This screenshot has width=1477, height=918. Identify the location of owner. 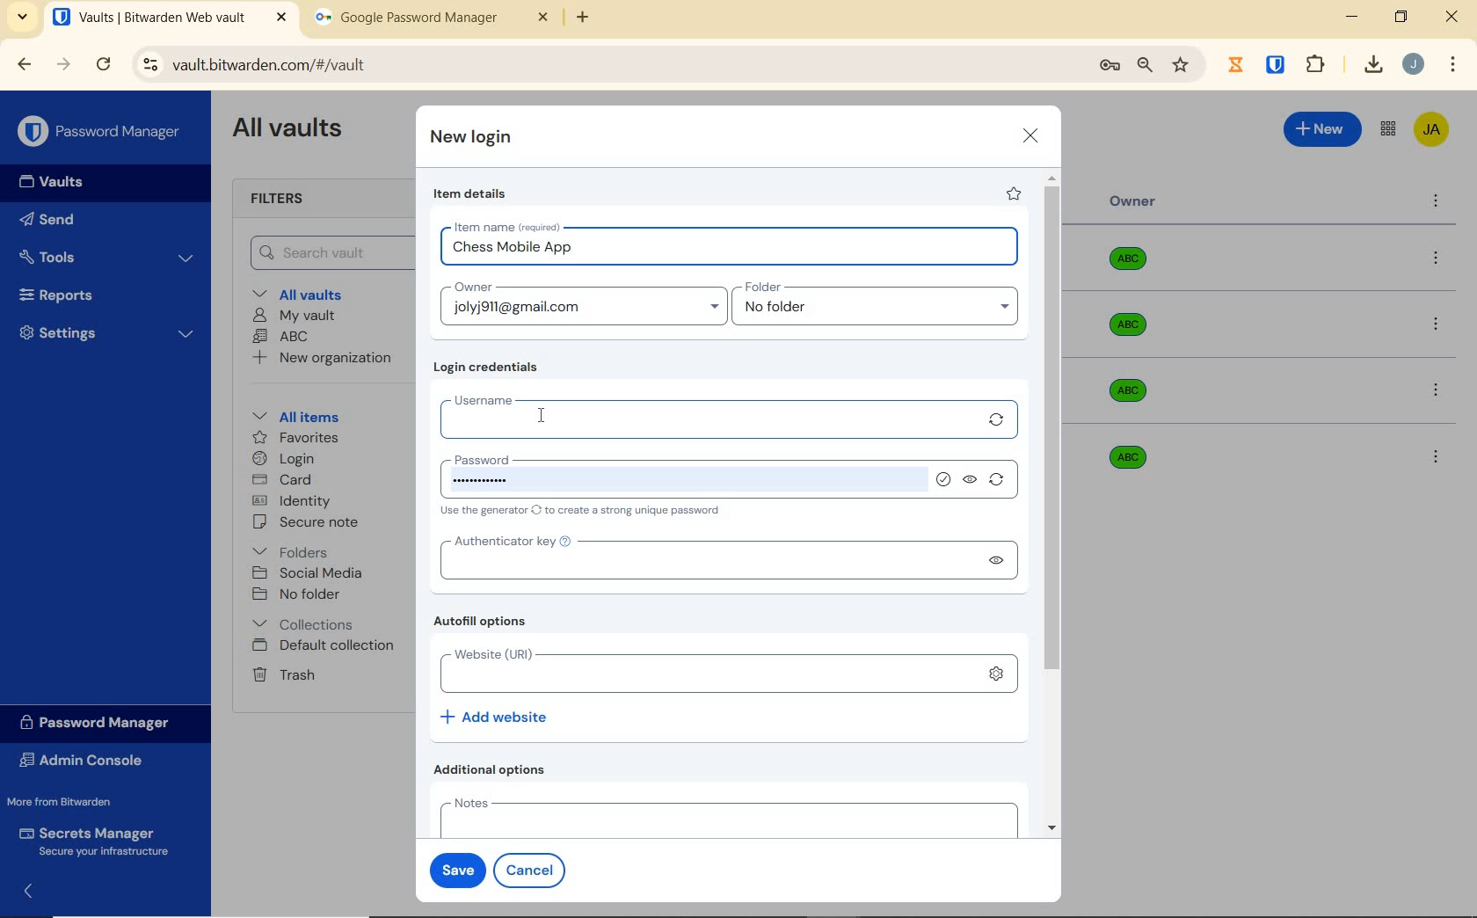
(471, 288).